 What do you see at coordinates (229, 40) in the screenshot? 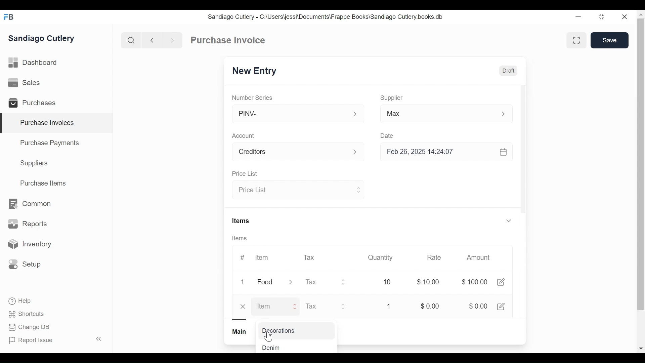
I see `Purchase Invoice` at bounding box center [229, 40].